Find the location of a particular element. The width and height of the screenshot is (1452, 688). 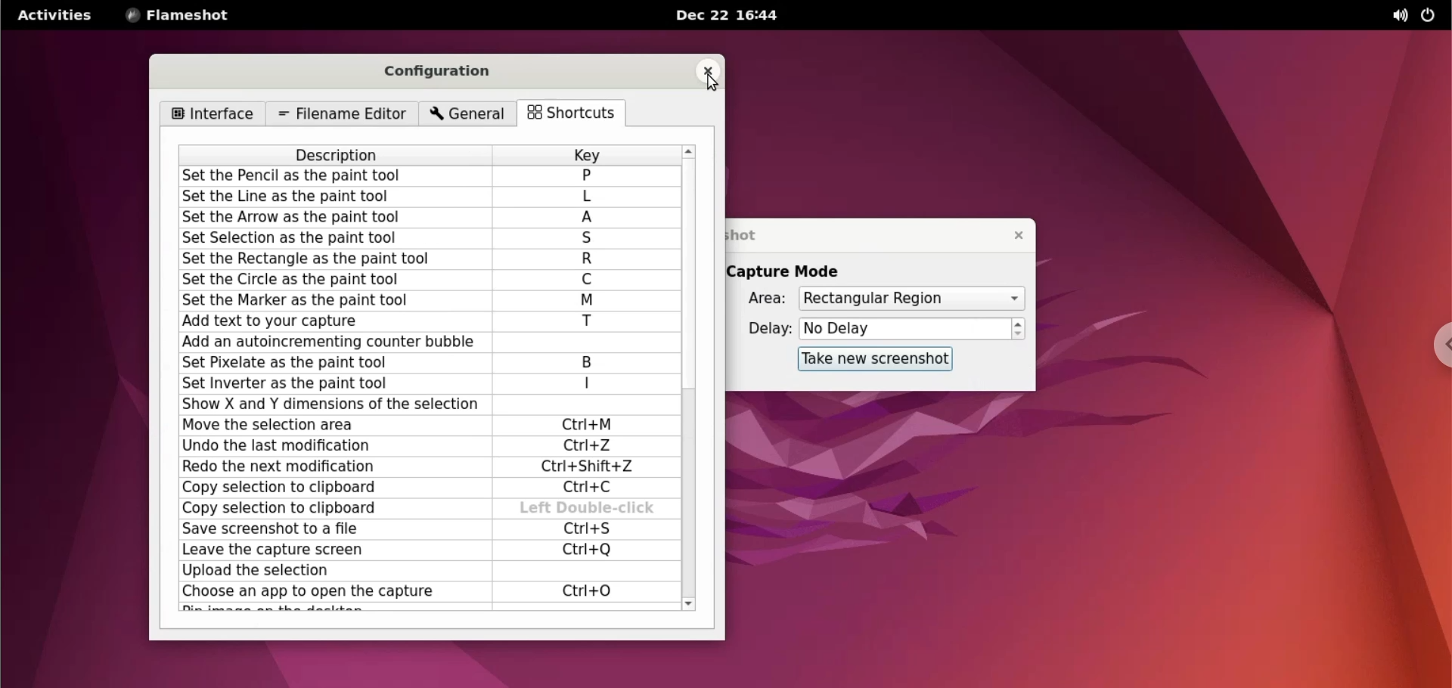

sound options is located at coordinates (1394, 16).